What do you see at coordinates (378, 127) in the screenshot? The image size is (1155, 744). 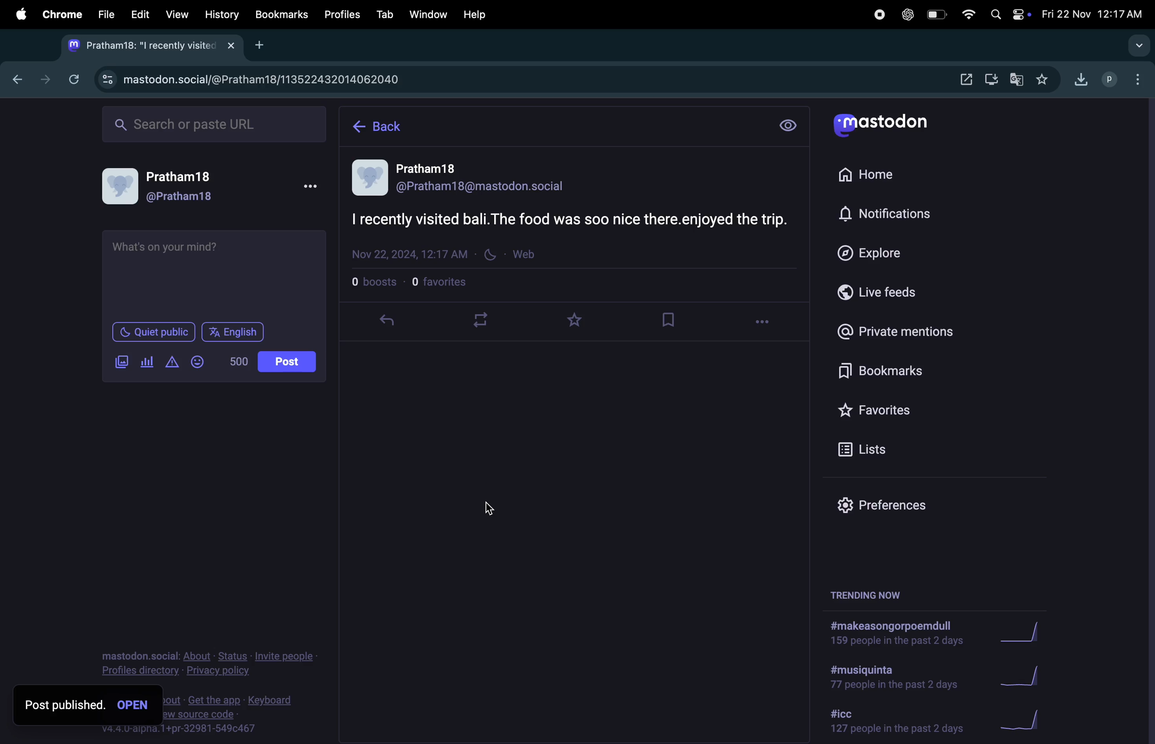 I see `home` at bounding box center [378, 127].